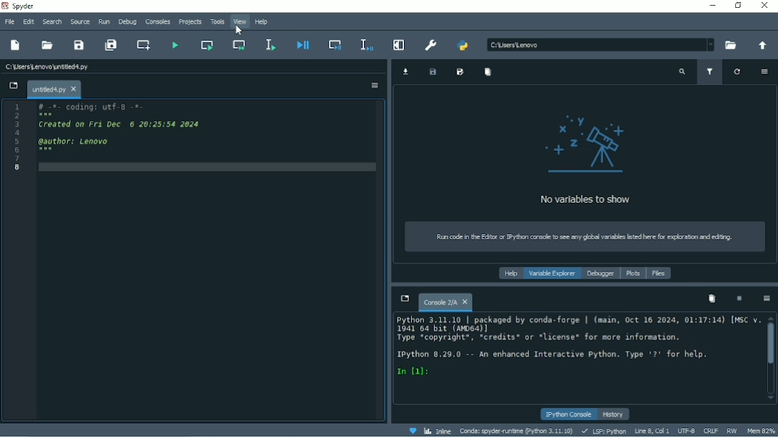  What do you see at coordinates (712, 6) in the screenshot?
I see `Minimize` at bounding box center [712, 6].